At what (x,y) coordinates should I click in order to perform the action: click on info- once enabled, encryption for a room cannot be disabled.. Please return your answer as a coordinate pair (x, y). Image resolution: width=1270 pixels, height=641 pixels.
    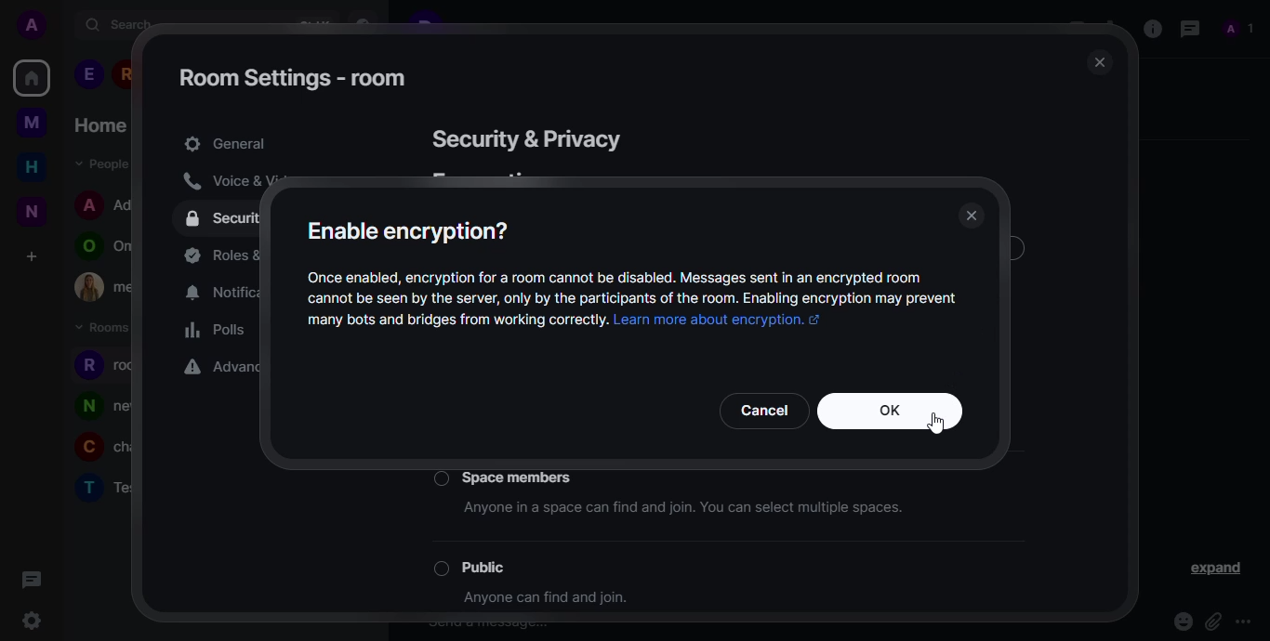
    Looking at the image, I should click on (633, 287).